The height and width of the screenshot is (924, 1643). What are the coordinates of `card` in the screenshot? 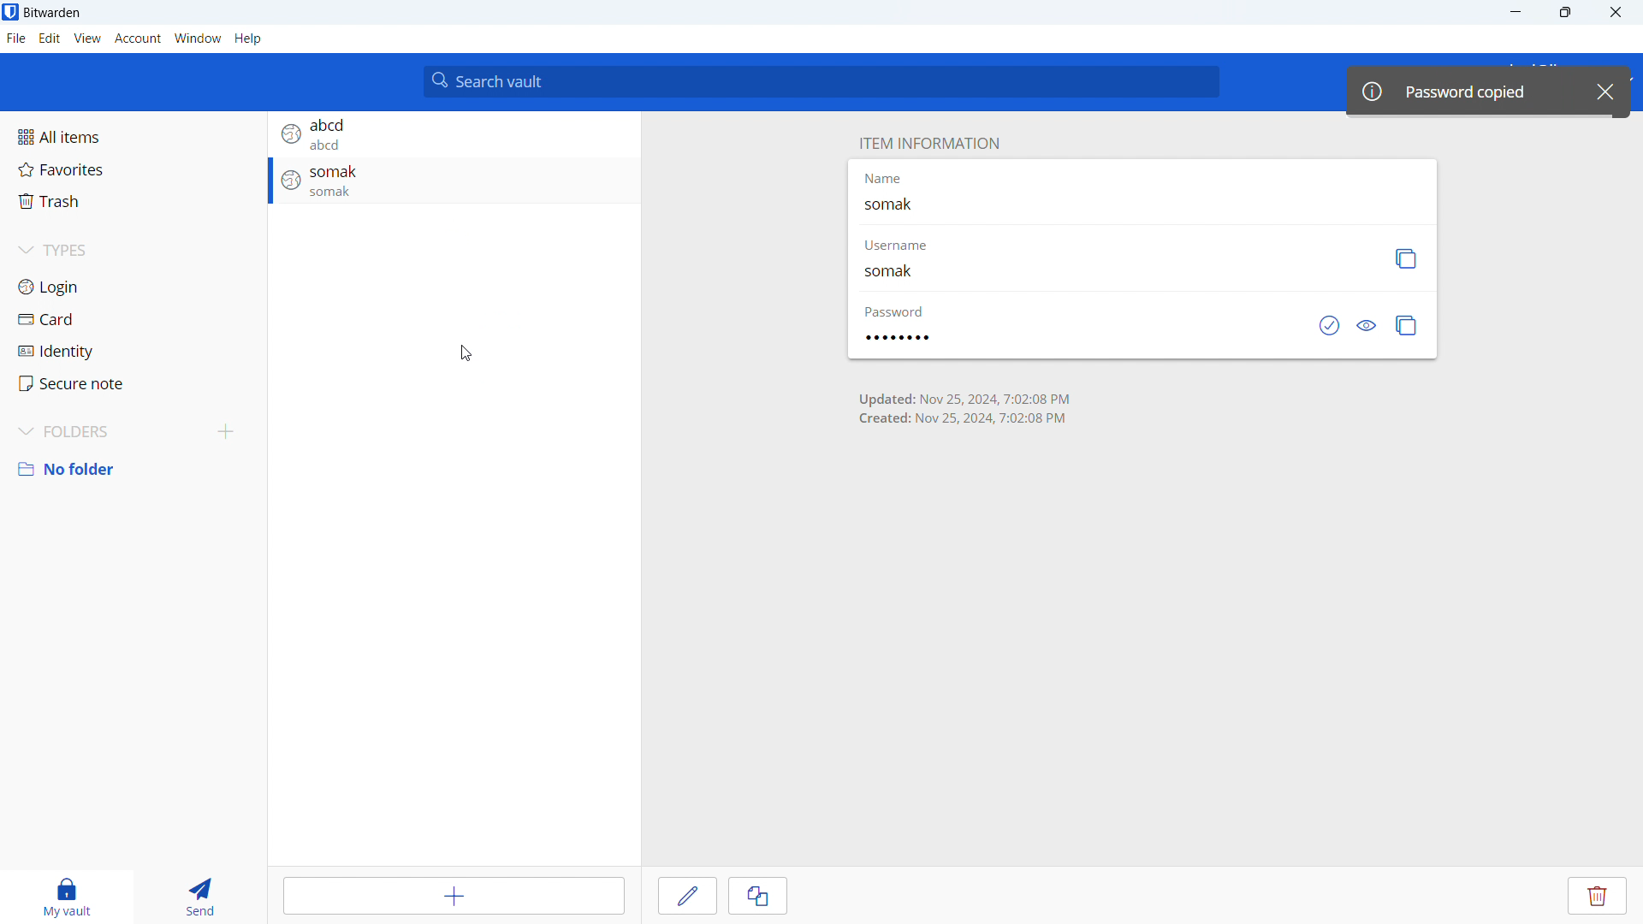 It's located at (132, 319).